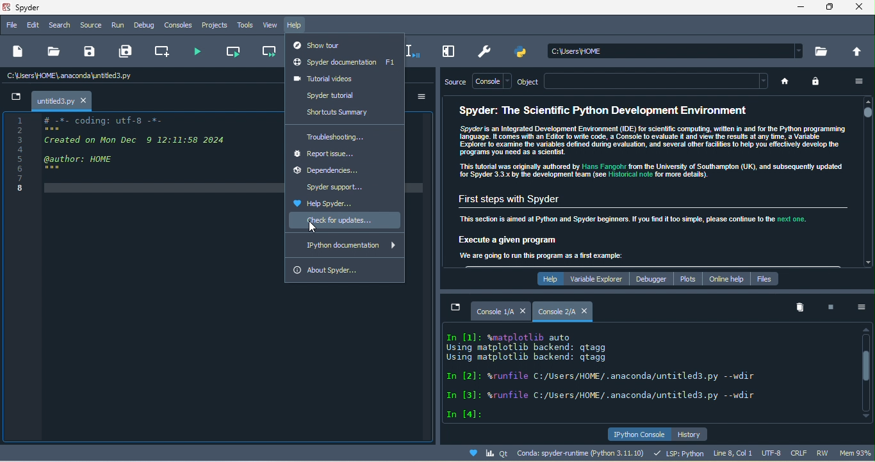  What do you see at coordinates (445, 52) in the screenshot?
I see `maximize current pane` at bounding box center [445, 52].